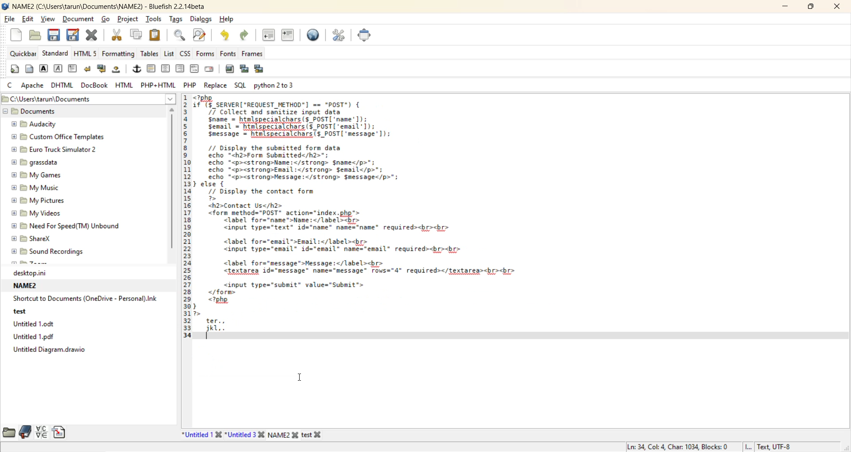 Image resolution: width=851 pixels, height=452 pixels. What do you see at coordinates (53, 36) in the screenshot?
I see `save` at bounding box center [53, 36].